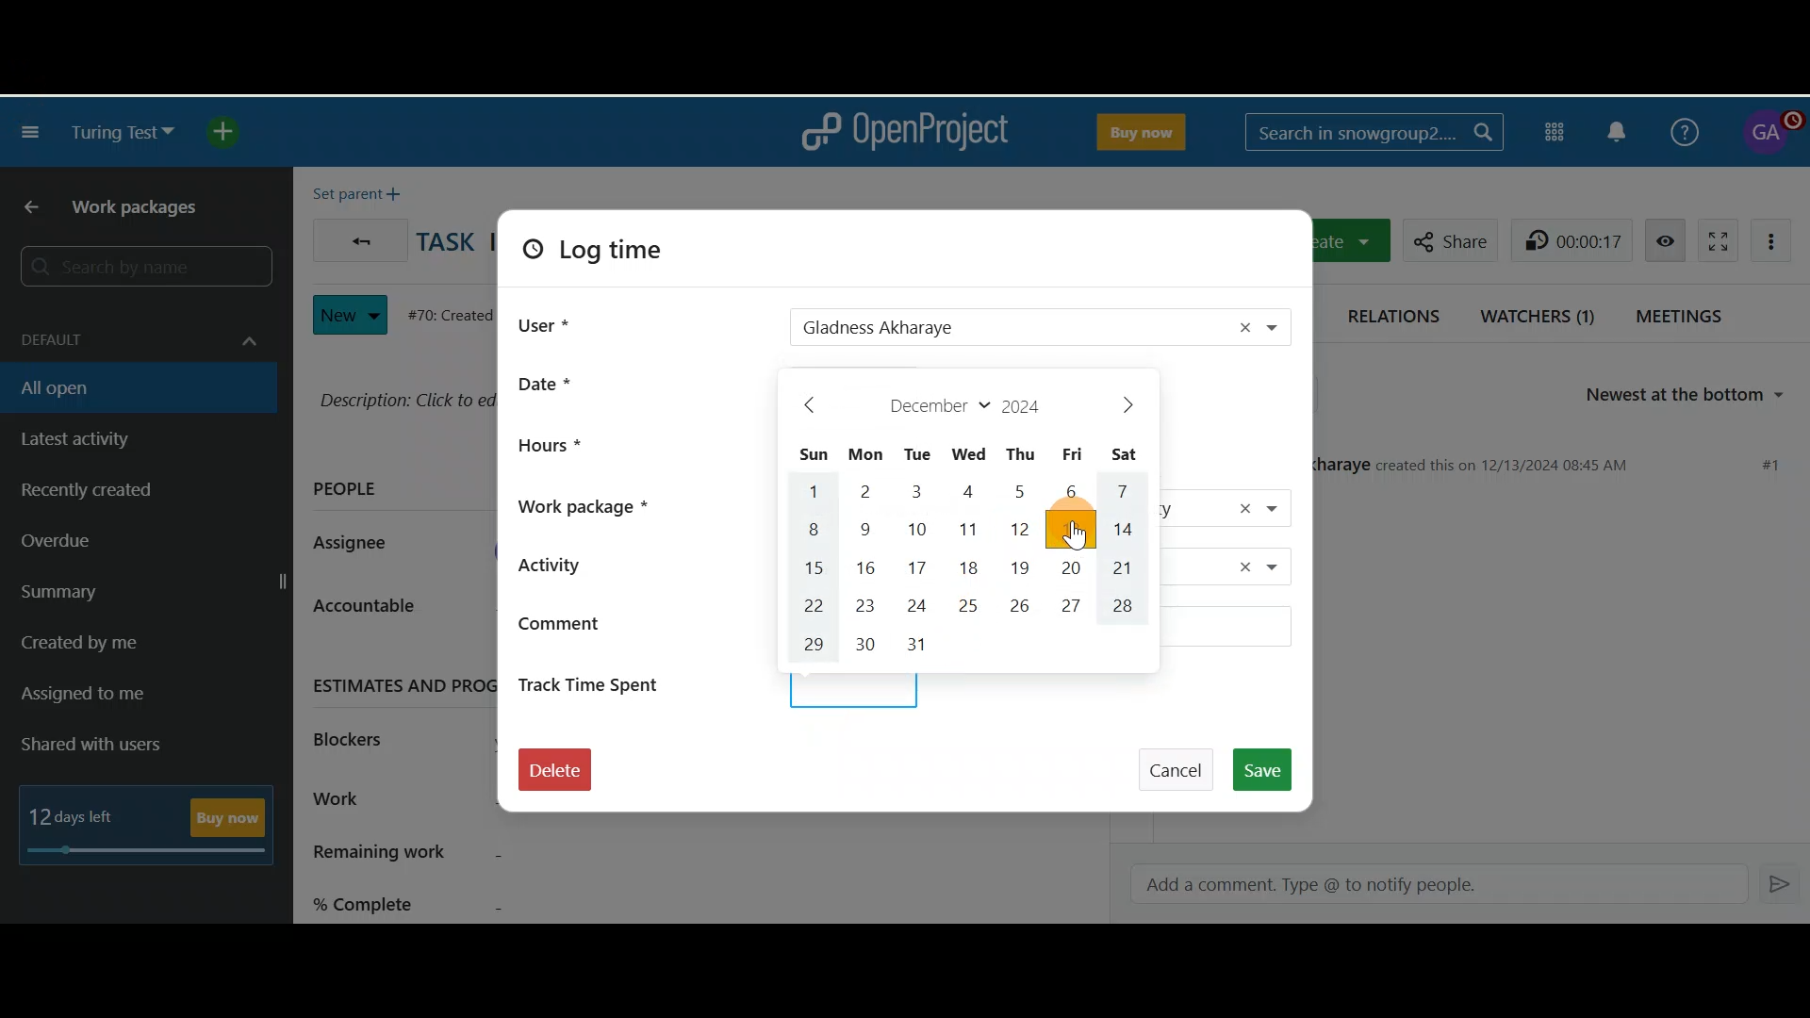 The width and height of the screenshot is (1810, 1018). Describe the element at coordinates (1284, 329) in the screenshot. I see `User drop down` at that location.